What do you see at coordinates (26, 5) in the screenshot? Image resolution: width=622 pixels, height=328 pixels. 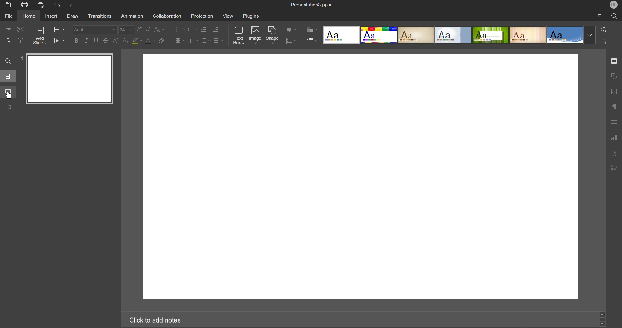 I see `Print` at bounding box center [26, 5].